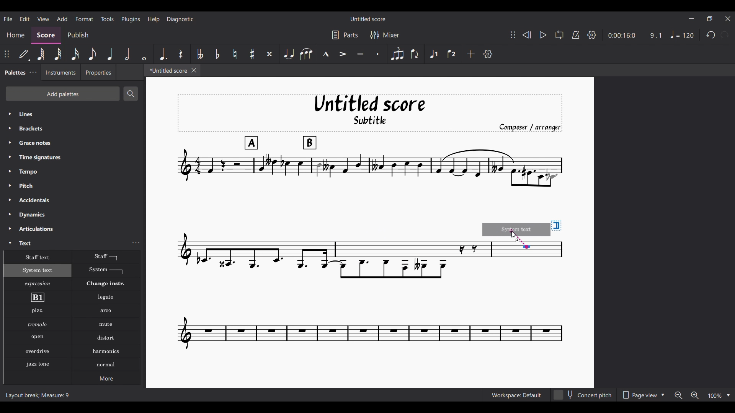  What do you see at coordinates (692, 18) in the screenshot?
I see `Minimize` at bounding box center [692, 18].